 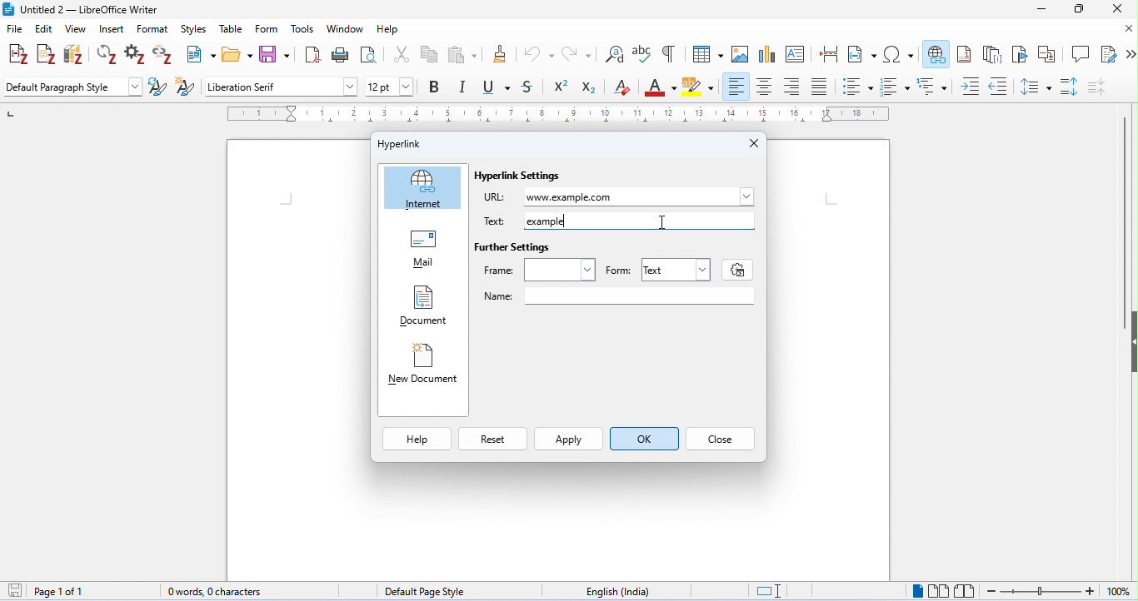 What do you see at coordinates (1122, 223) in the screenshot?
I see `vertical scroll bar` at bounding box center [1122, 223].